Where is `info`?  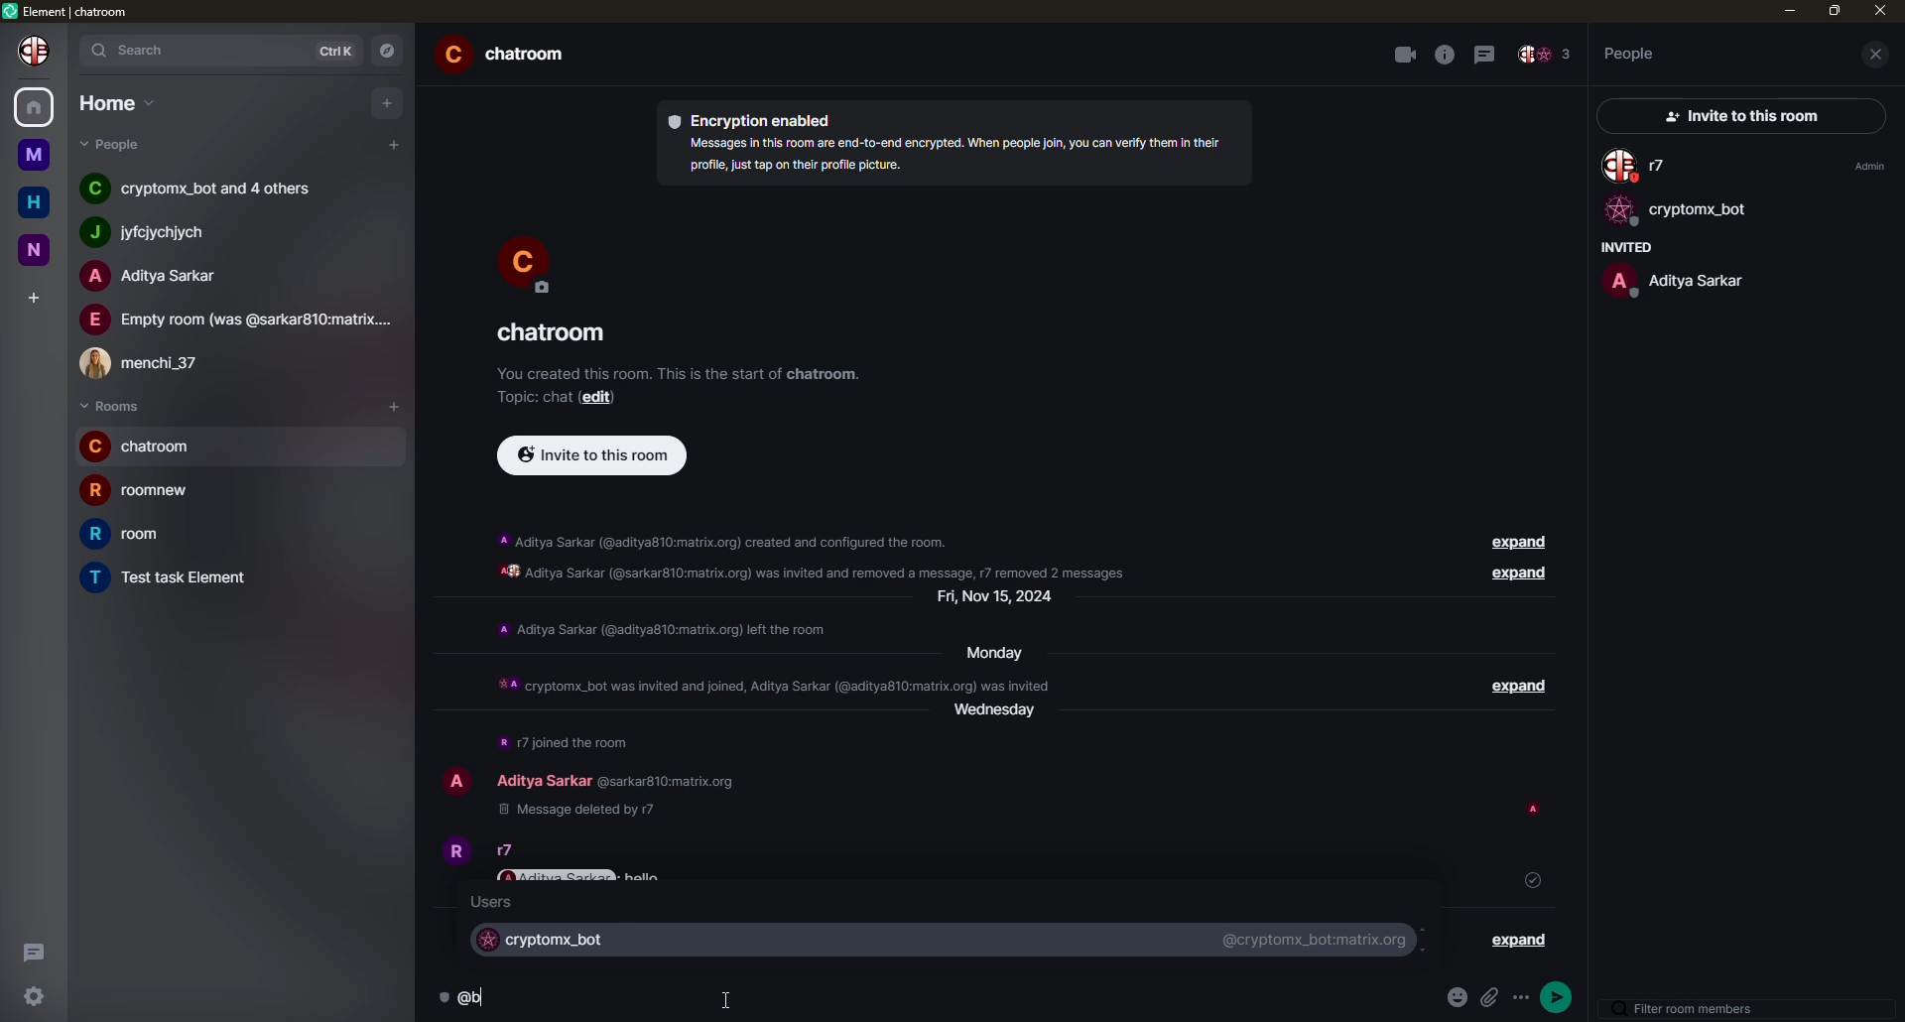
info is located at coordinates (663, 629).